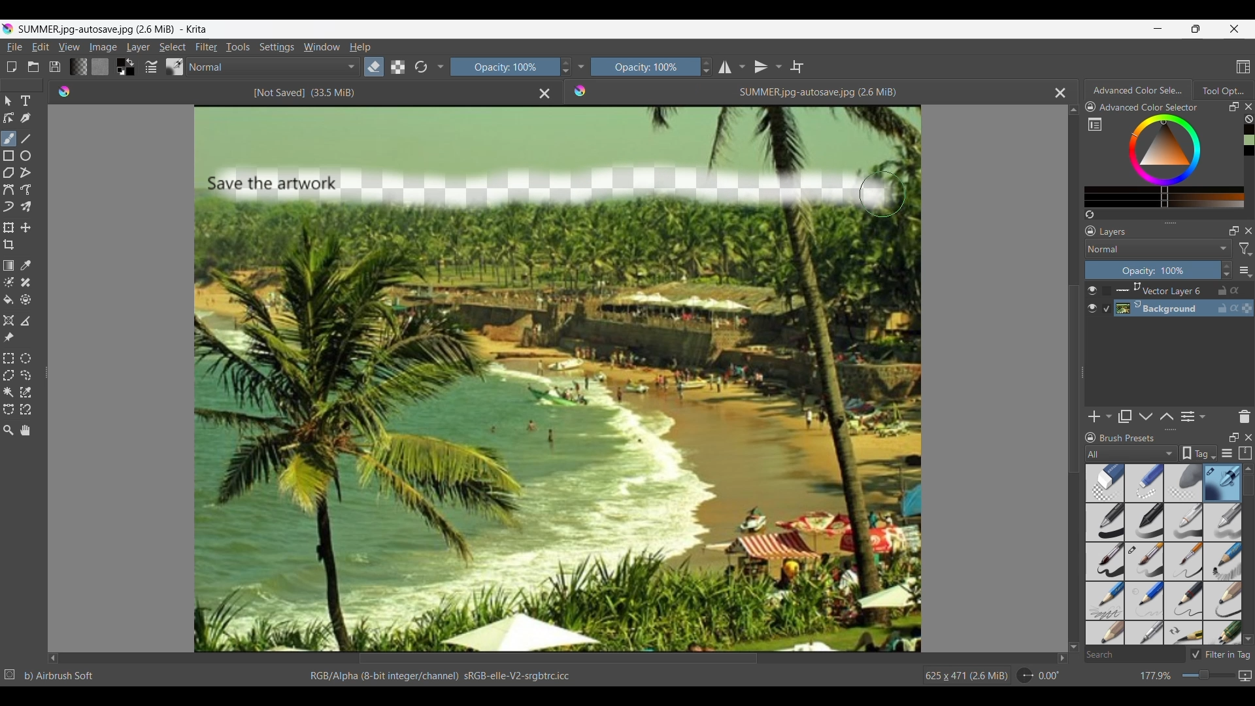  What do you see at coordinates (8, 358) in the screenshot?
I see `Rectangular selection tool` at bounding box center [8, 358].